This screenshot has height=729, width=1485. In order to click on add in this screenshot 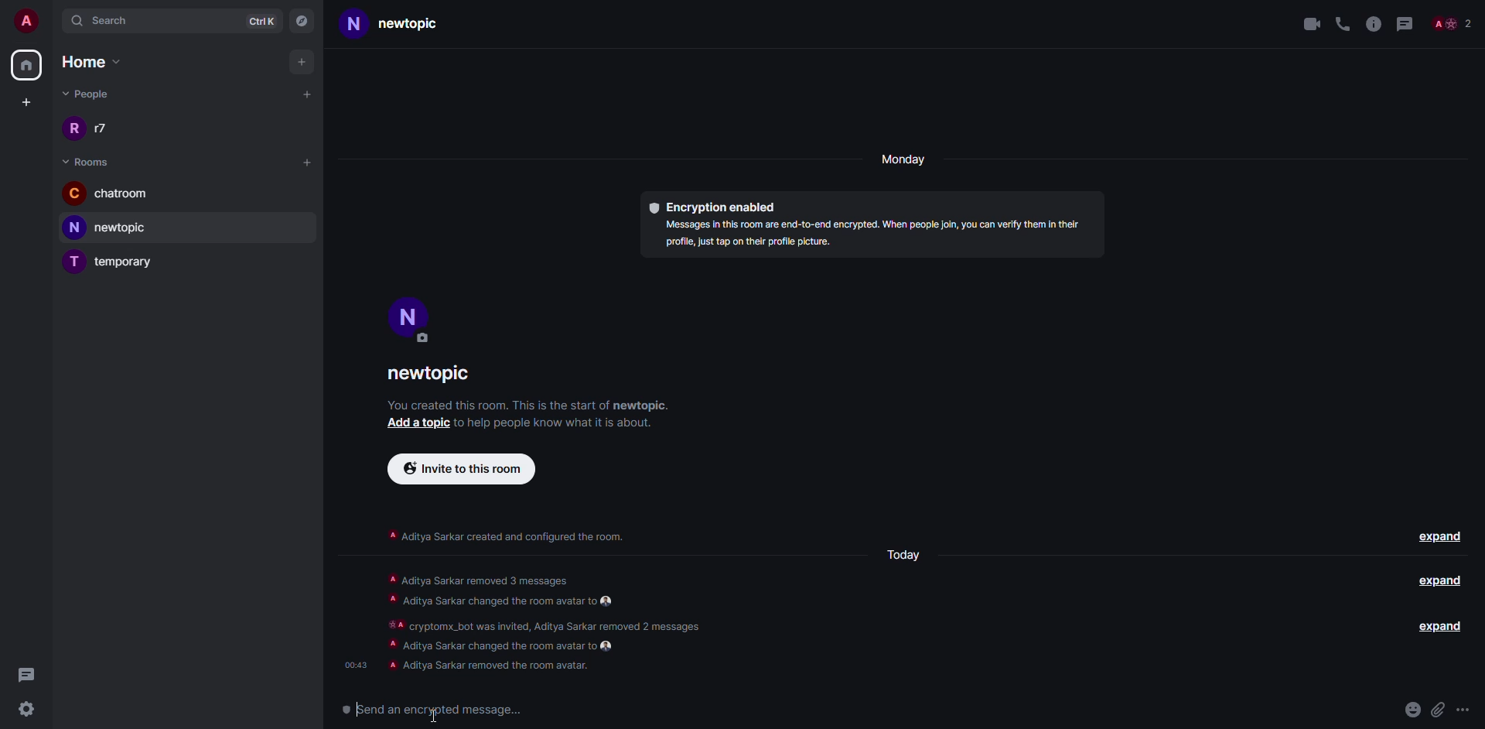, I will do `click(303, 62)`.